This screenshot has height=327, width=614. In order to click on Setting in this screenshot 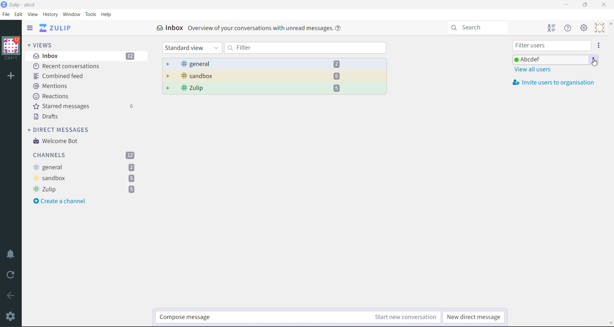, I will do `click(584, 28)`.